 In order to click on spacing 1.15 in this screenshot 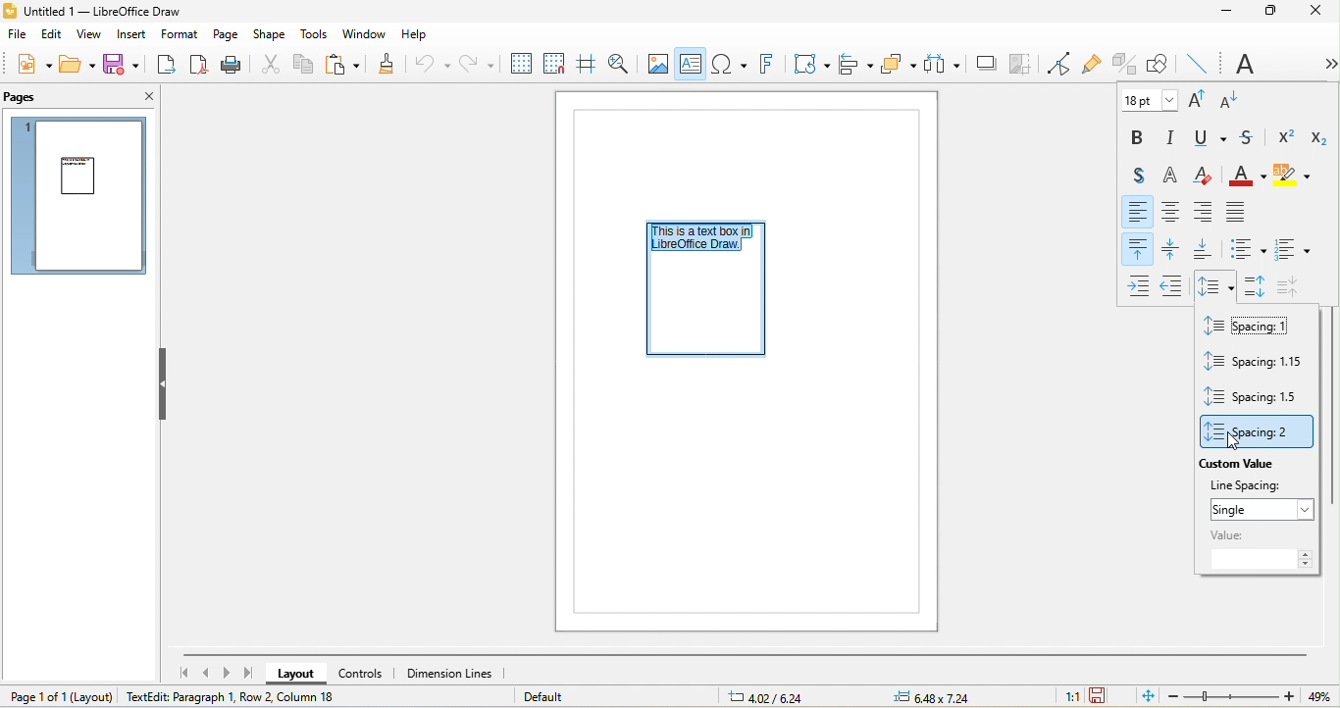, I will do `click(1255, 366)`.